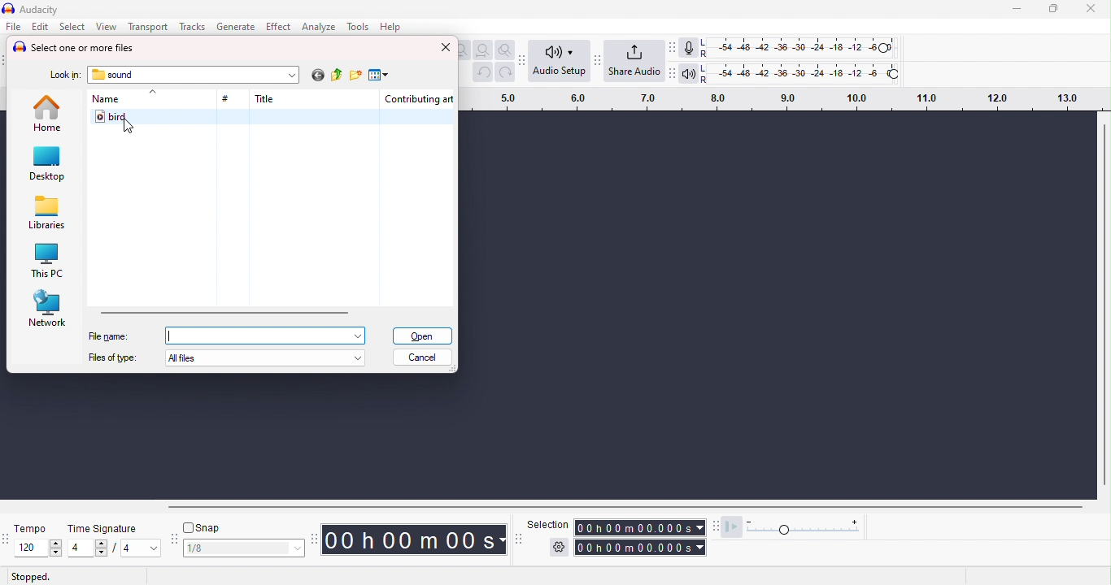  Describe the element at coordinates (151, 93) in the screenshot. I see `drop down` at that location.